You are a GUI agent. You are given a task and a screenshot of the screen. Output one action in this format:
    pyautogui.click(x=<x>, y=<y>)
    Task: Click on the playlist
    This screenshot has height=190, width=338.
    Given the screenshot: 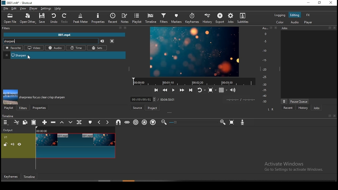 What is the action you would take?
    pyautogui.click(x=10, y=108)
    